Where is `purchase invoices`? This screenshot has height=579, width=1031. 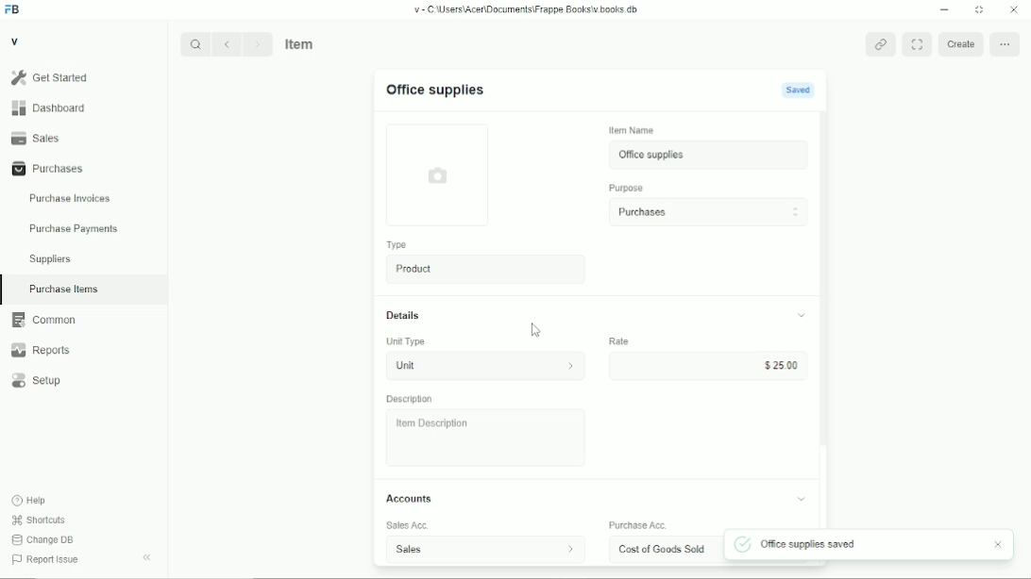
purchase invoices is located at coordinates (70, 199).